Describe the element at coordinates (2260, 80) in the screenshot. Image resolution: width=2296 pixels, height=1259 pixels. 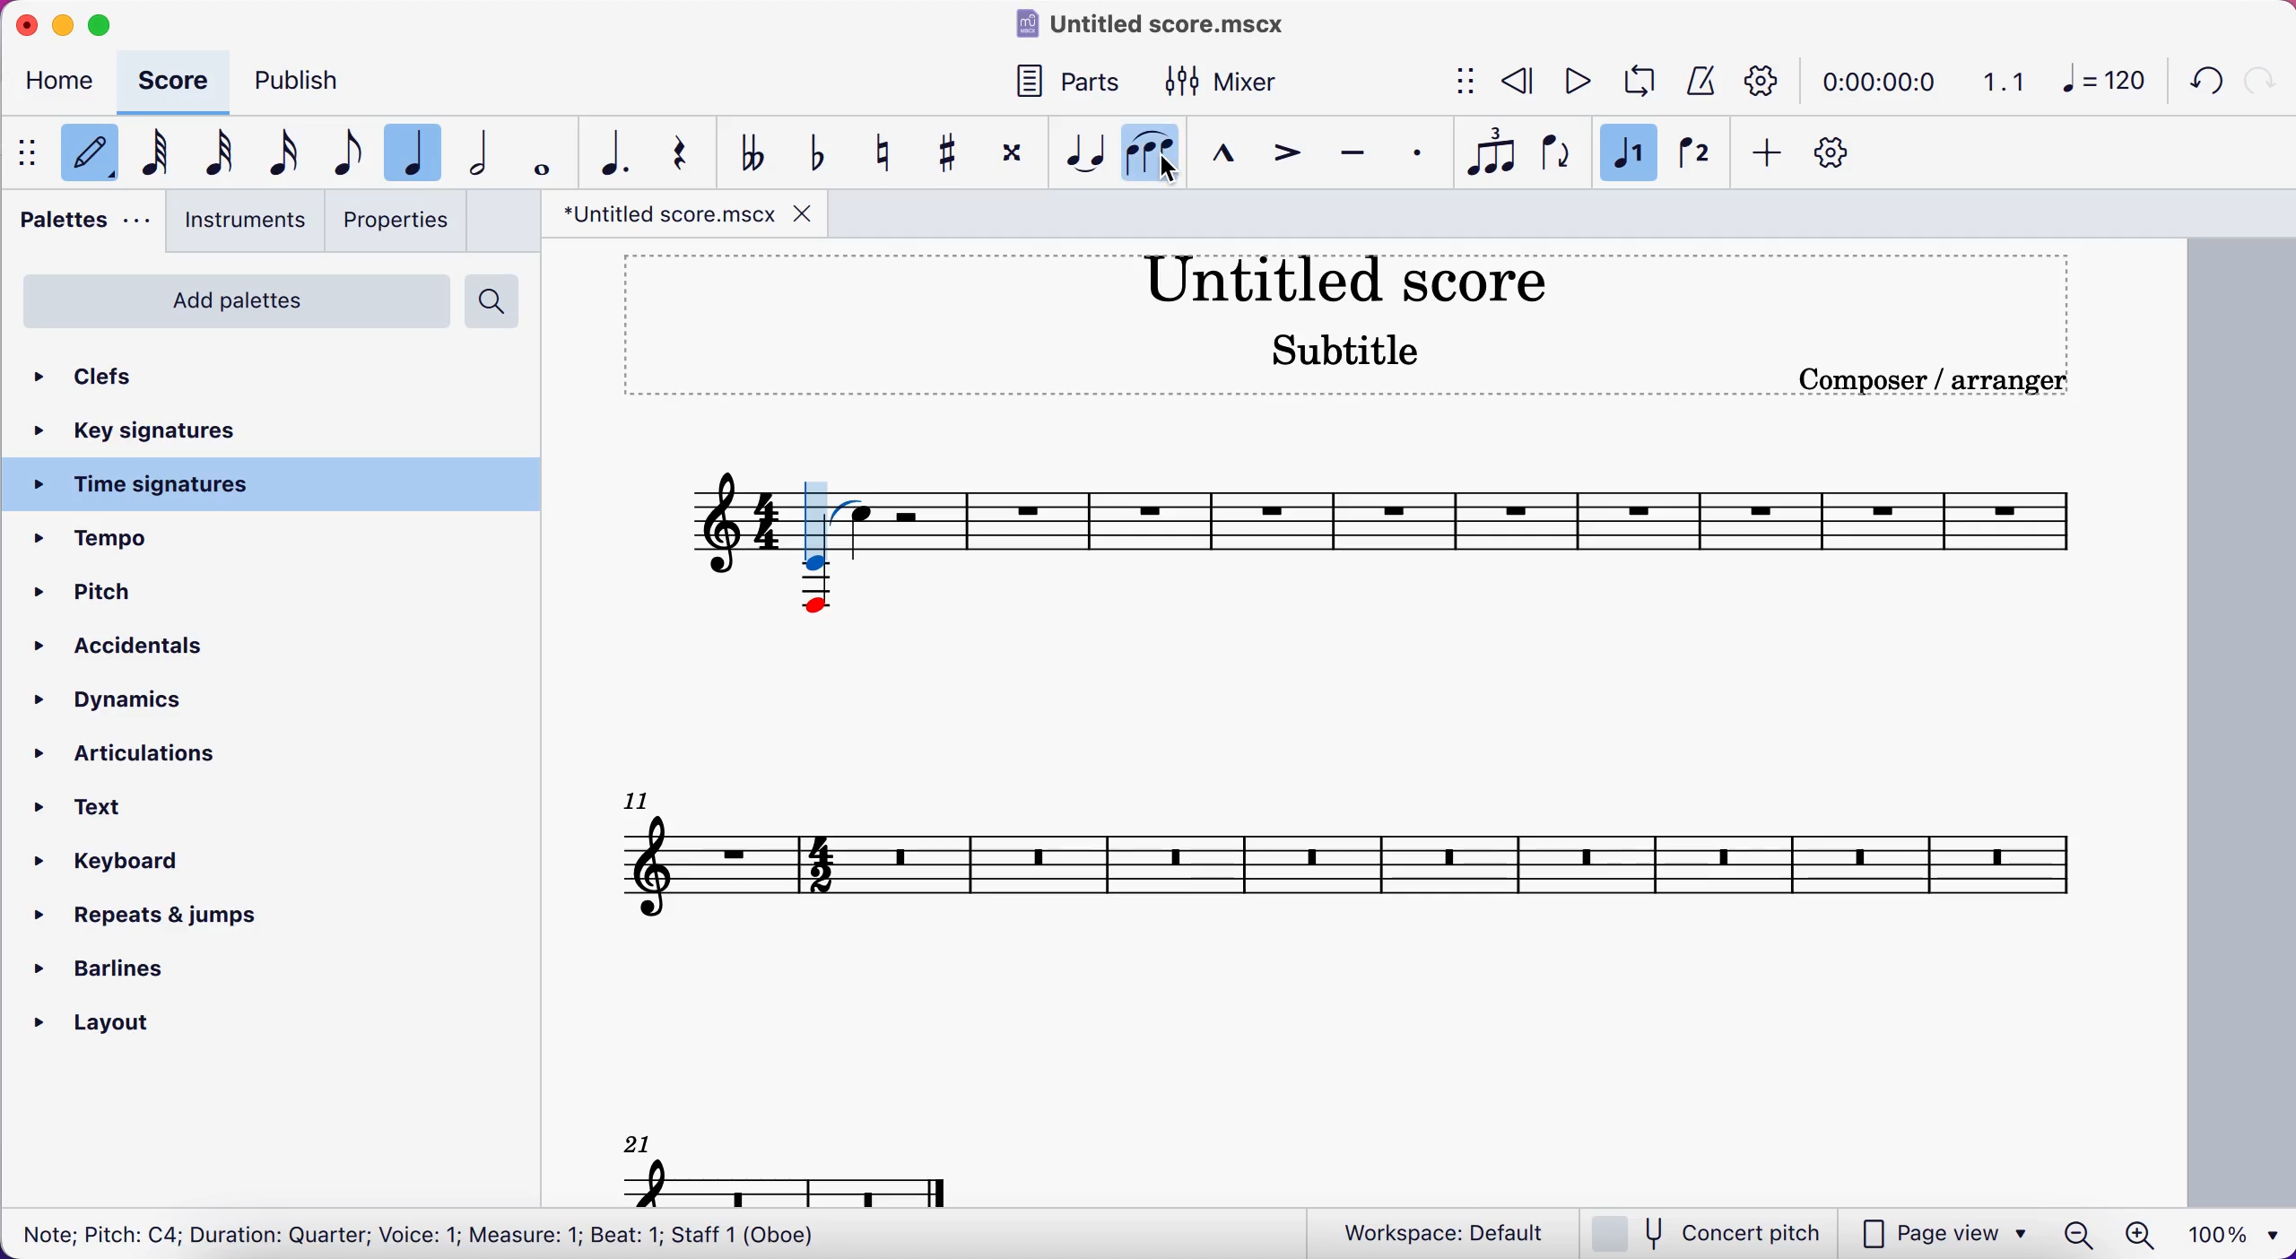
I see `redo` at that location.